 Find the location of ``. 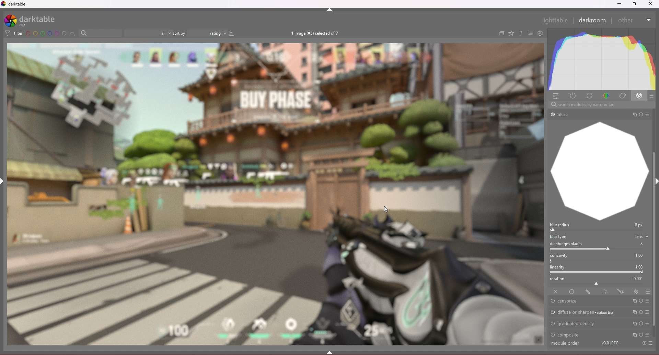

 is located at coordinates (626, 21).